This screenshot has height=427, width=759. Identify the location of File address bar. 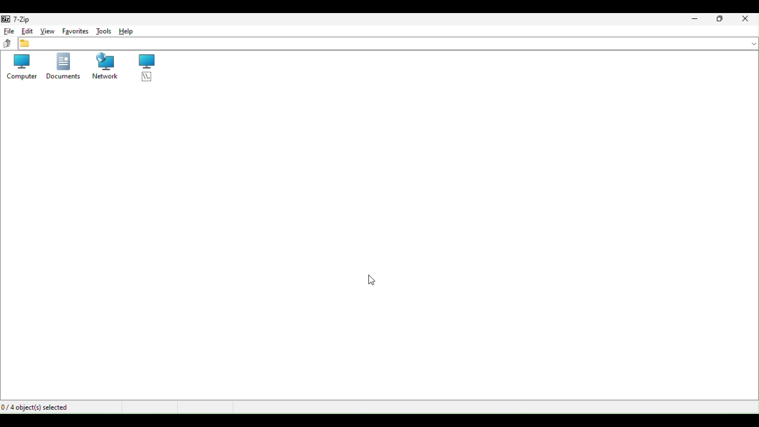
(389, 43).